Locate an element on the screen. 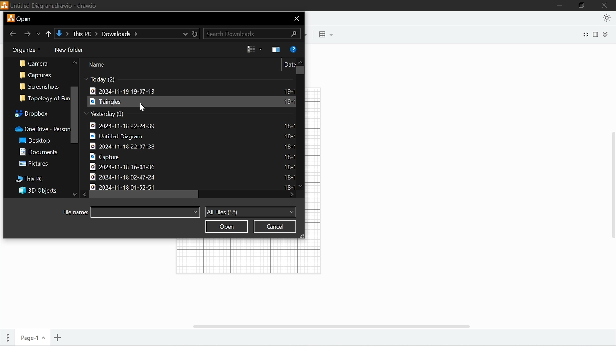 Image resolution: width=616 pixels, height=346 pixels. Desktop is located at coordinates (36, 141).